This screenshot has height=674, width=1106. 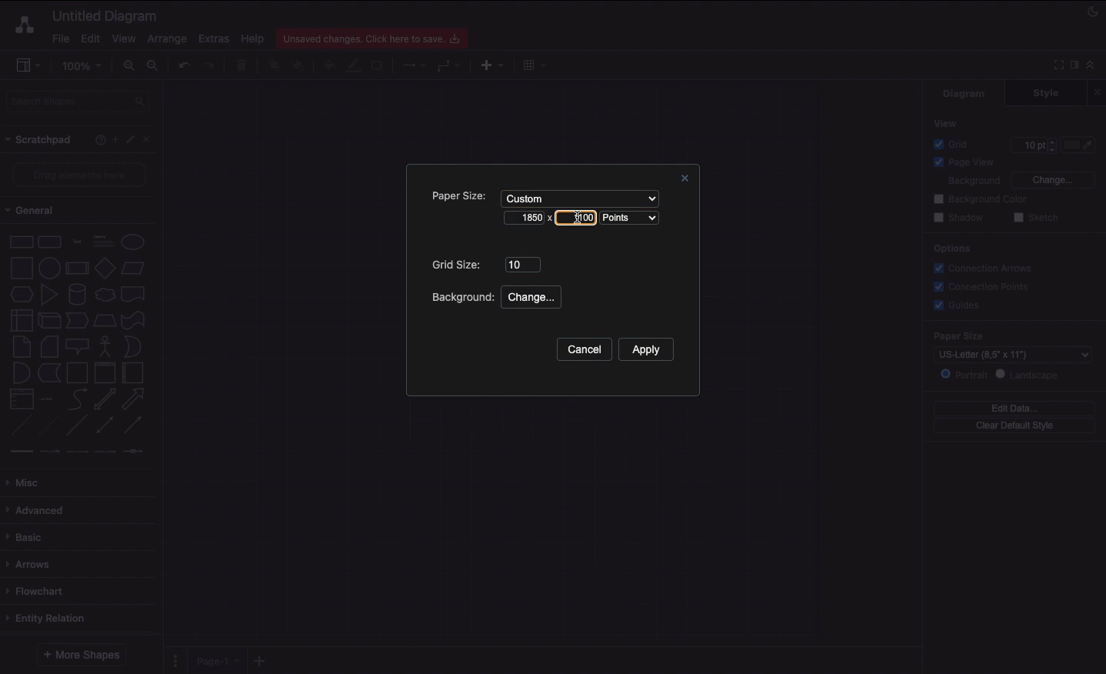 I want to click on Background , so click(x=964, y=182).